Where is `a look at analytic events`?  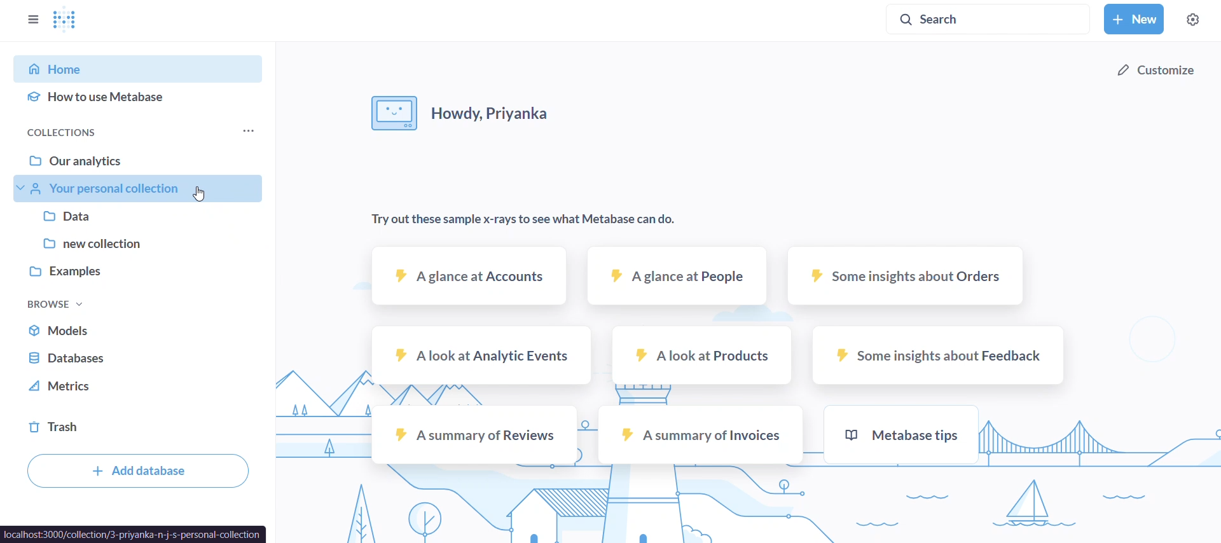 a look at analytic events is located at coordinates (481, 355).